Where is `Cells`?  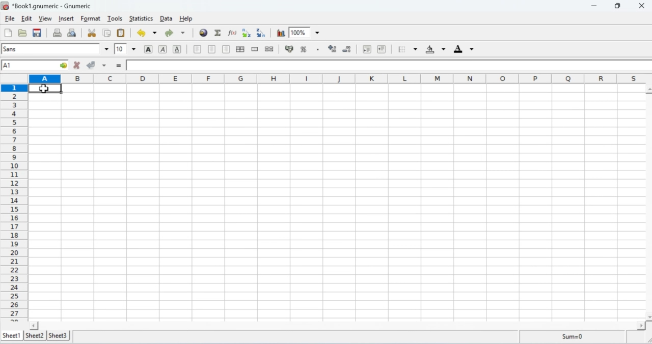
Cells is located at coordinates (332, 202).